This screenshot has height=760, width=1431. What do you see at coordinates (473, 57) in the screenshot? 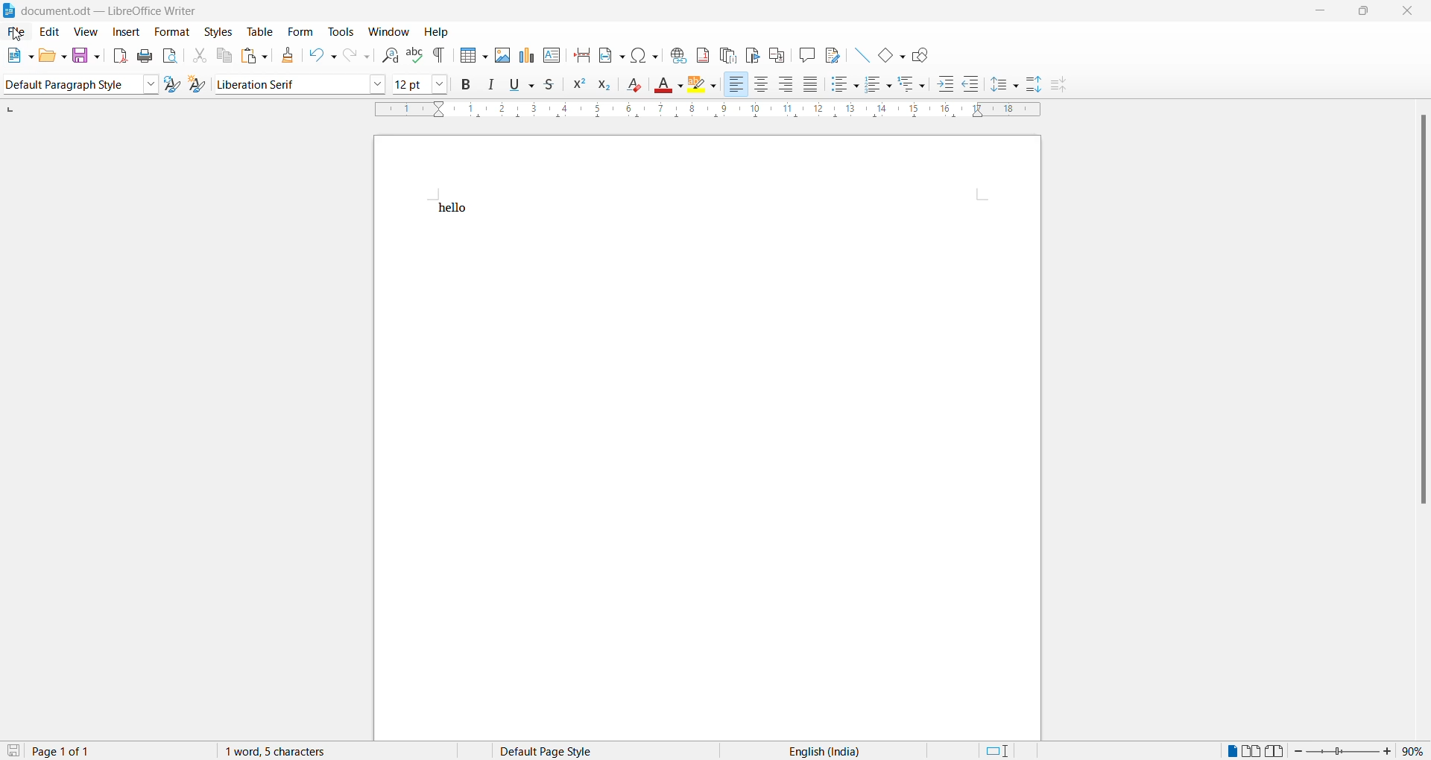
I see `Insert table` at bounding box center [473, 57].